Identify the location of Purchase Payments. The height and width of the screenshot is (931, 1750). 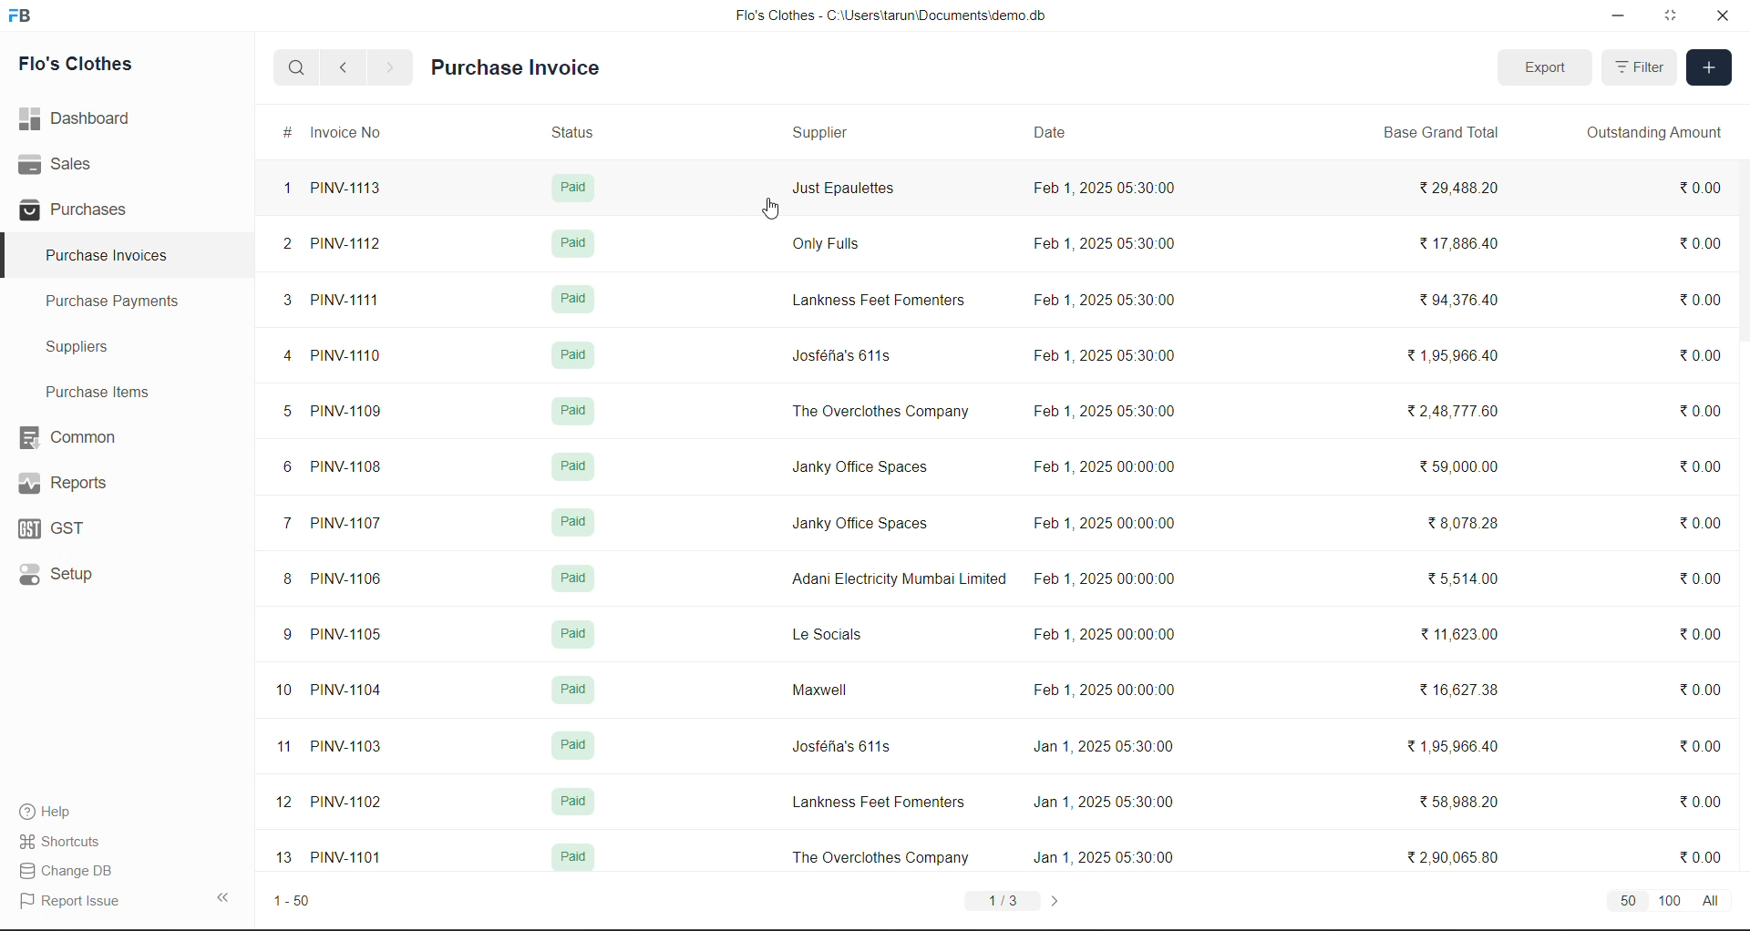
(119, 302).